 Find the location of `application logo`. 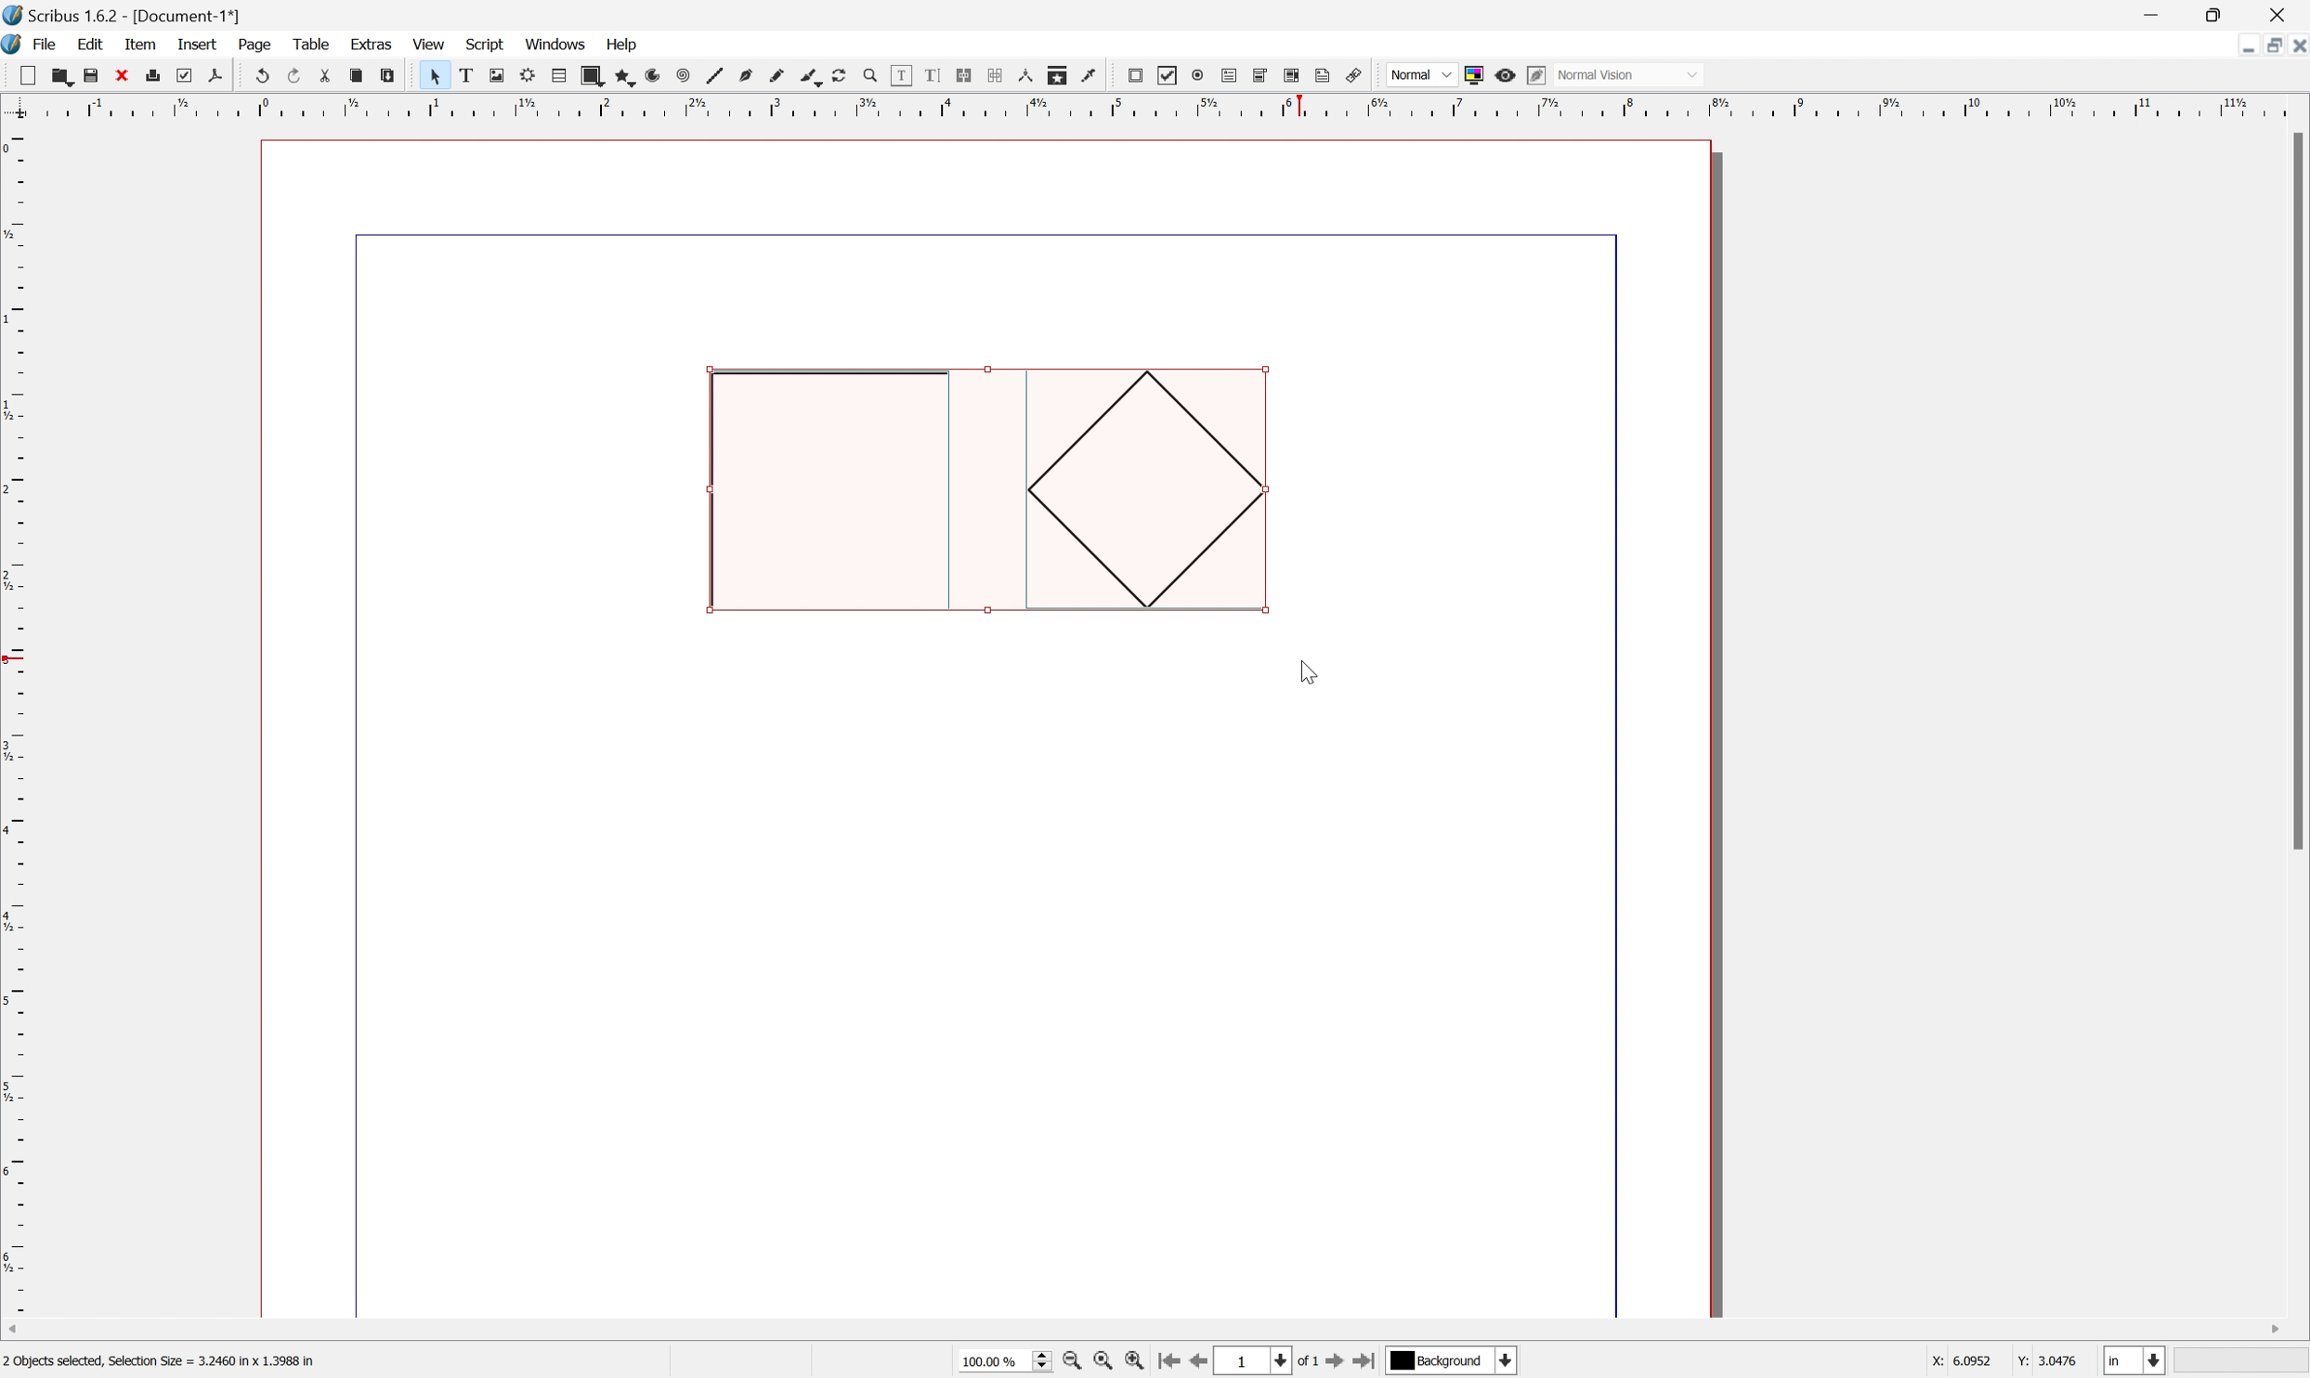

application logo is located at coordinates (15, 43).